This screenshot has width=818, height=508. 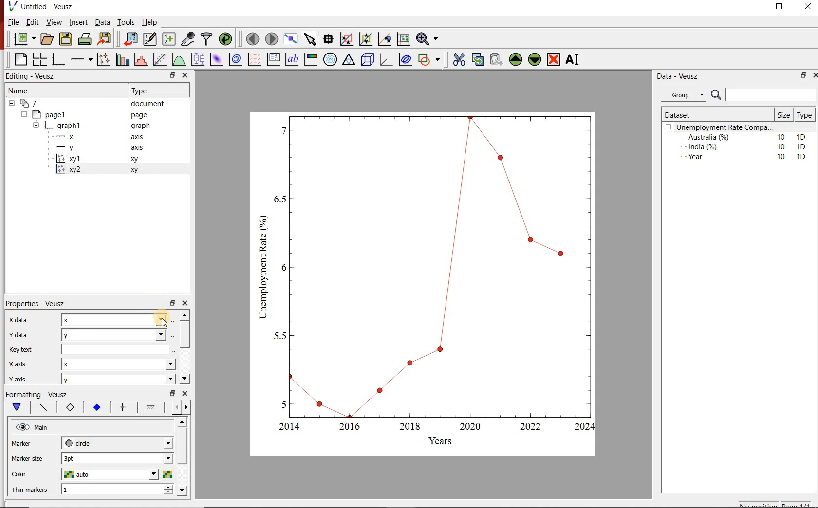 What do you see at coordinates (803, 75) in the screenshot?
I see `minimise` at bounding box center [803, 75].